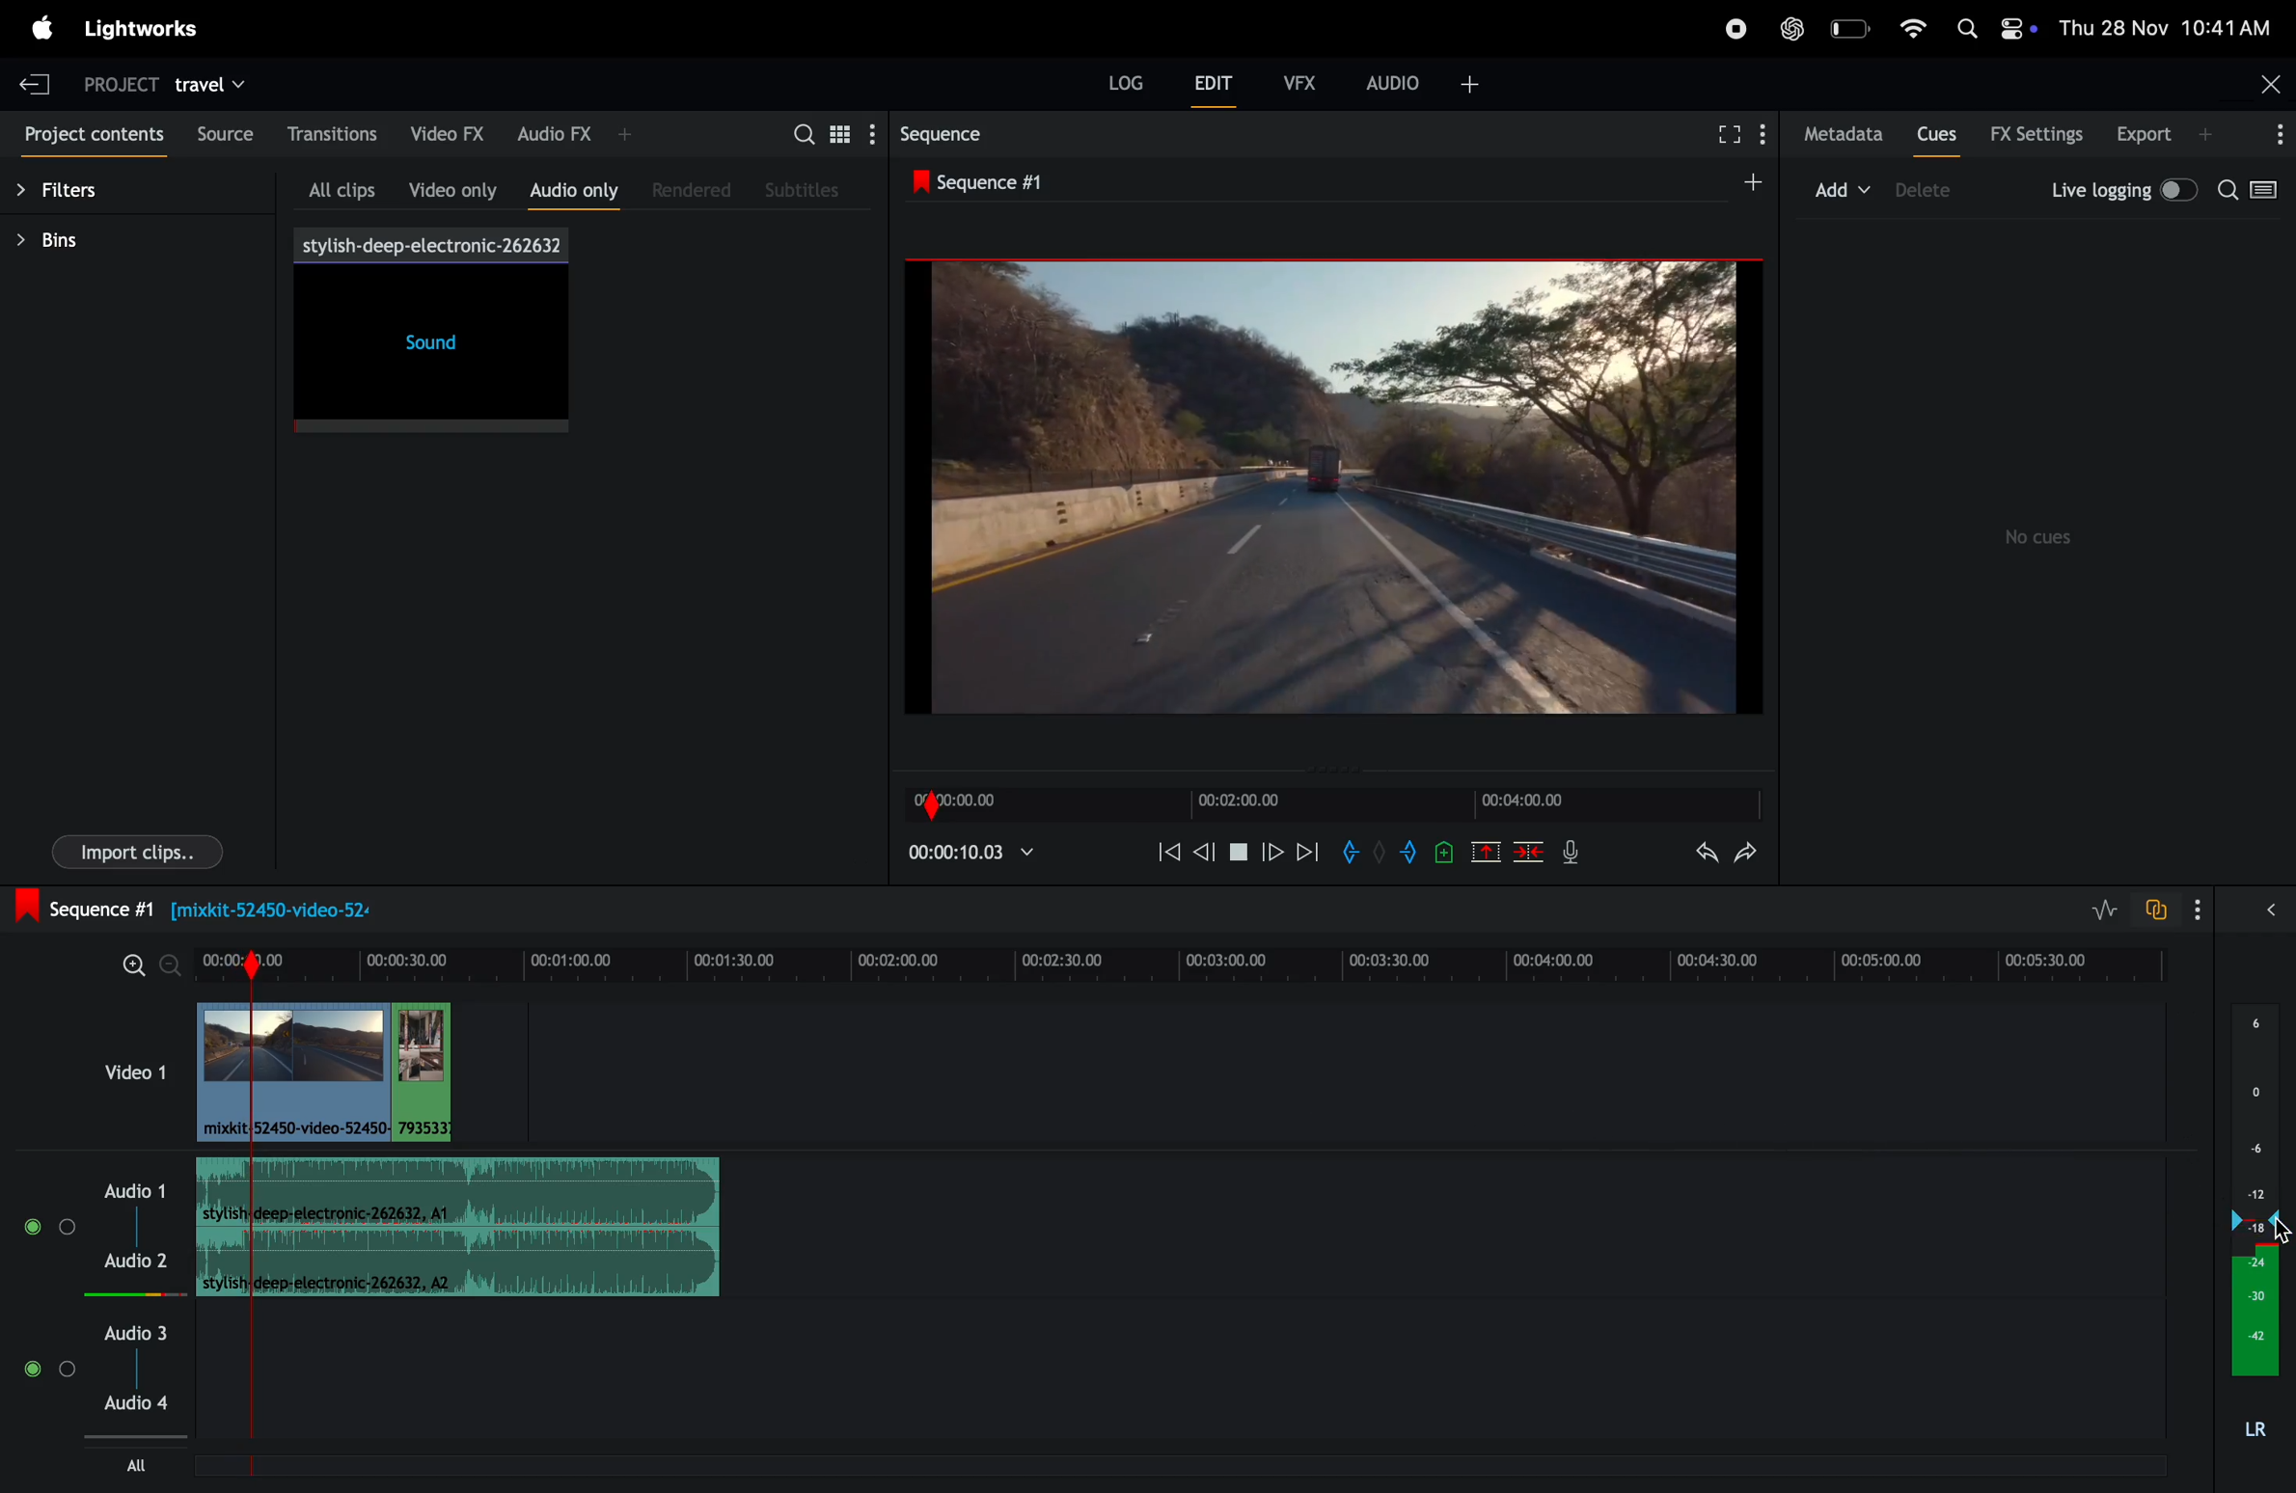  What do you see at coordinates (1333, 484) in the screenshot?
I see `output screen` at bounding box center [1333, 484].